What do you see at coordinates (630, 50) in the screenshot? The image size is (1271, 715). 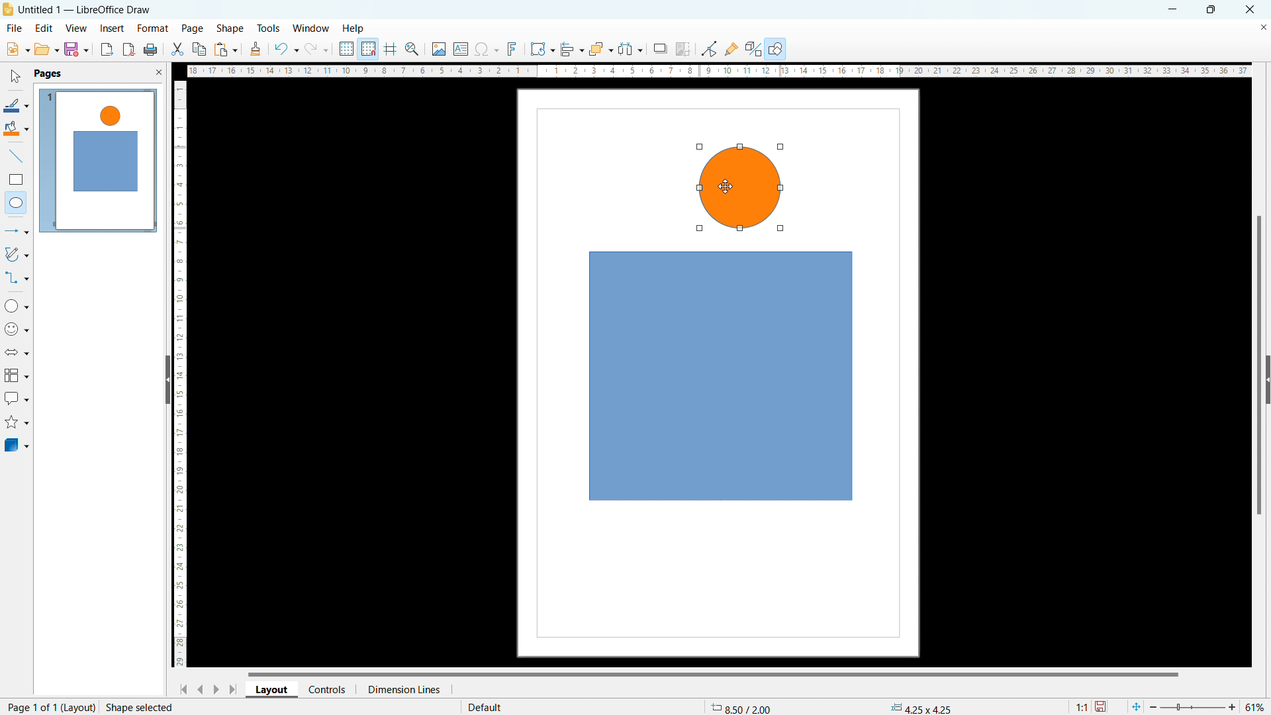 I see `select at least three objects to distributw` at bounding box center [630, 50].